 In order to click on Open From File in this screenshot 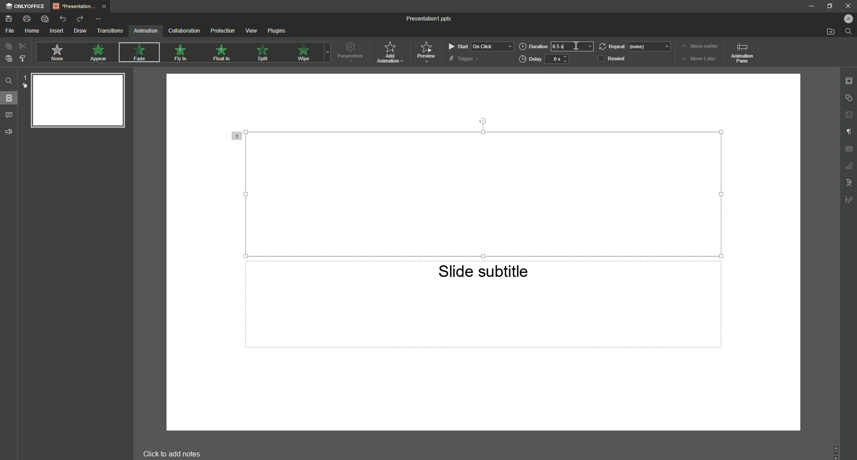, I will do `click(829, 31)`.